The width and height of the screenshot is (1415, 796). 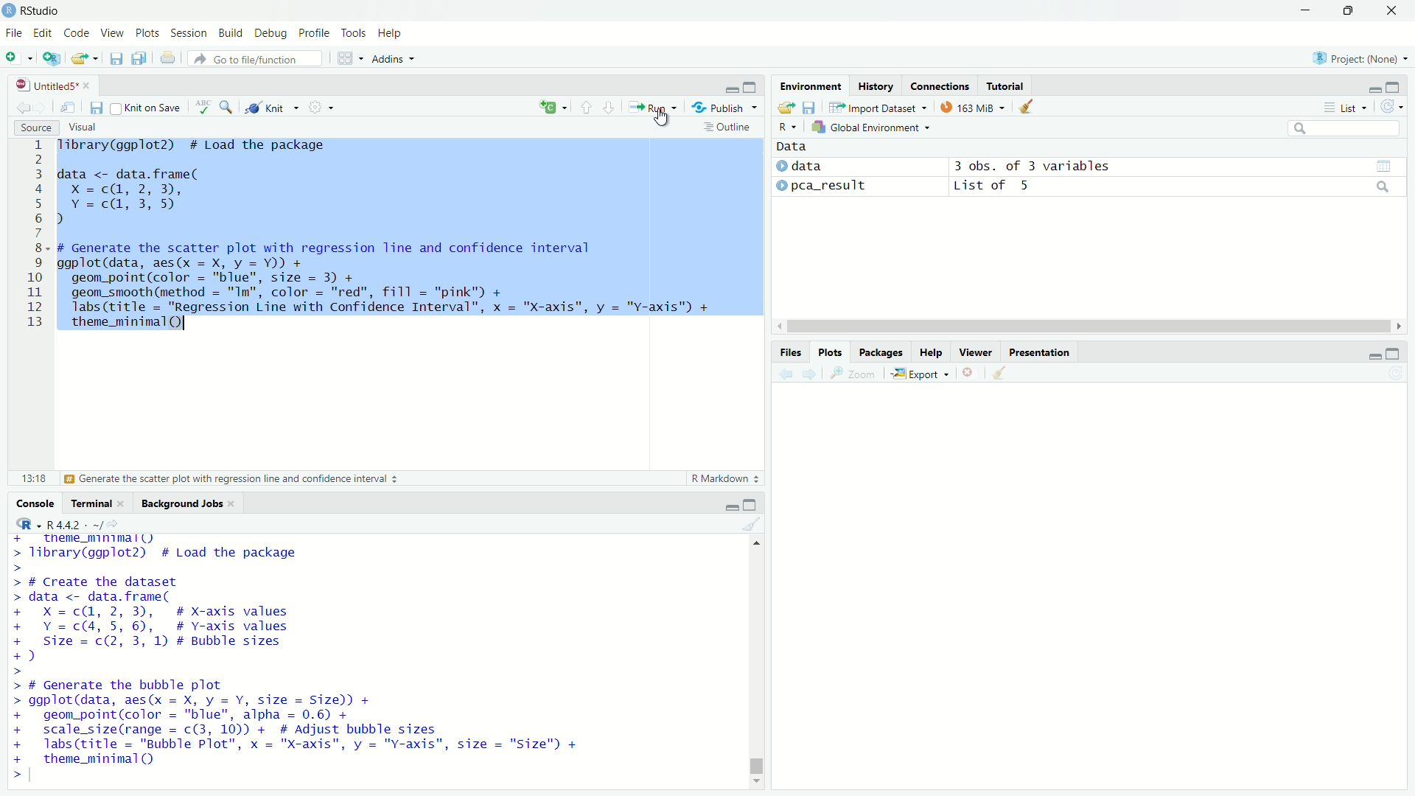 I want to click on close, so click(x=235, y=505).